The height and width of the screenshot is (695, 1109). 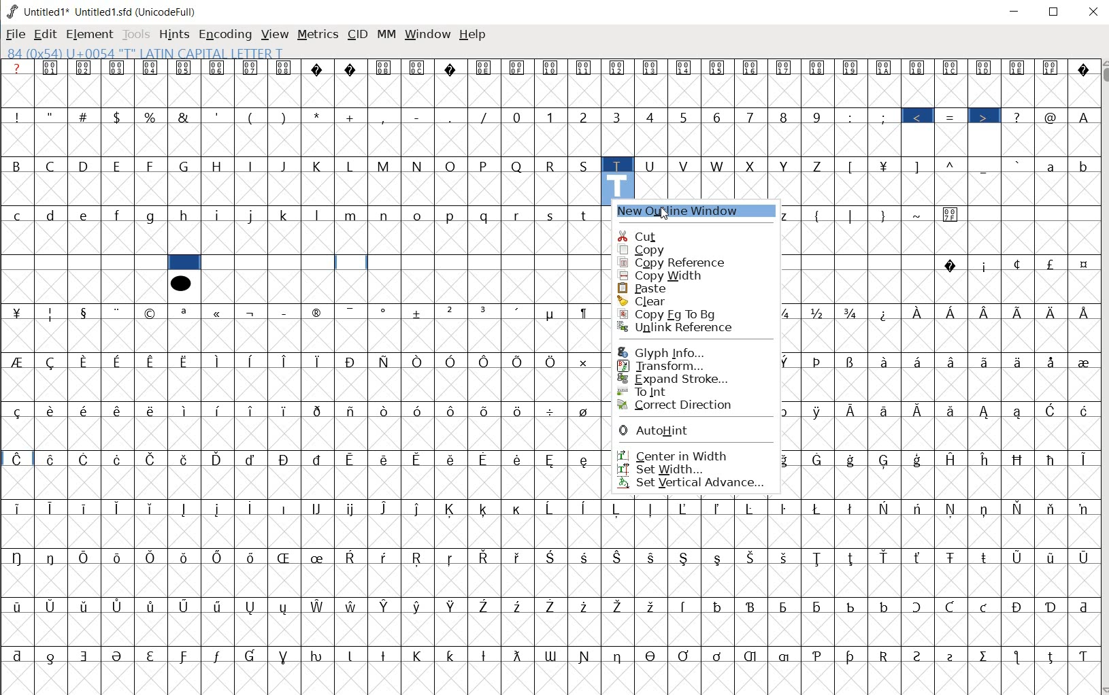 I want to click on t, so click(x=585, y=214).